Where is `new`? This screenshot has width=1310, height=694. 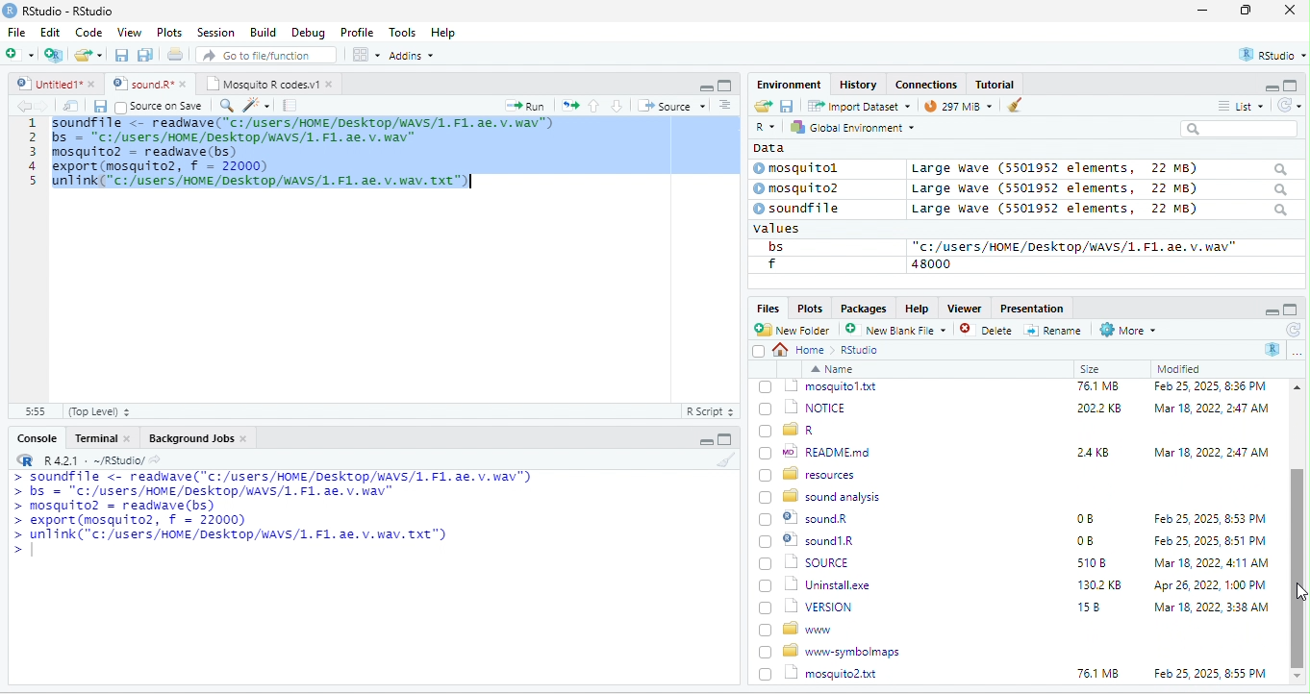 new is located at coordinates (19, 53).